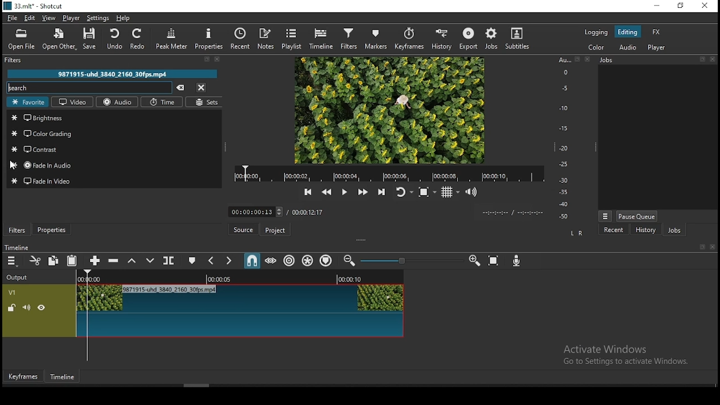 This screenshot has width=720, height=405. What do you see at coordinates (659, 6) in the screenshot?
I see `minimize` at bounding box center [659, 6].